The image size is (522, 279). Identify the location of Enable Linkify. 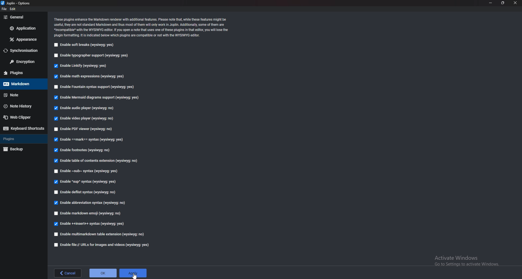
(83, 66).